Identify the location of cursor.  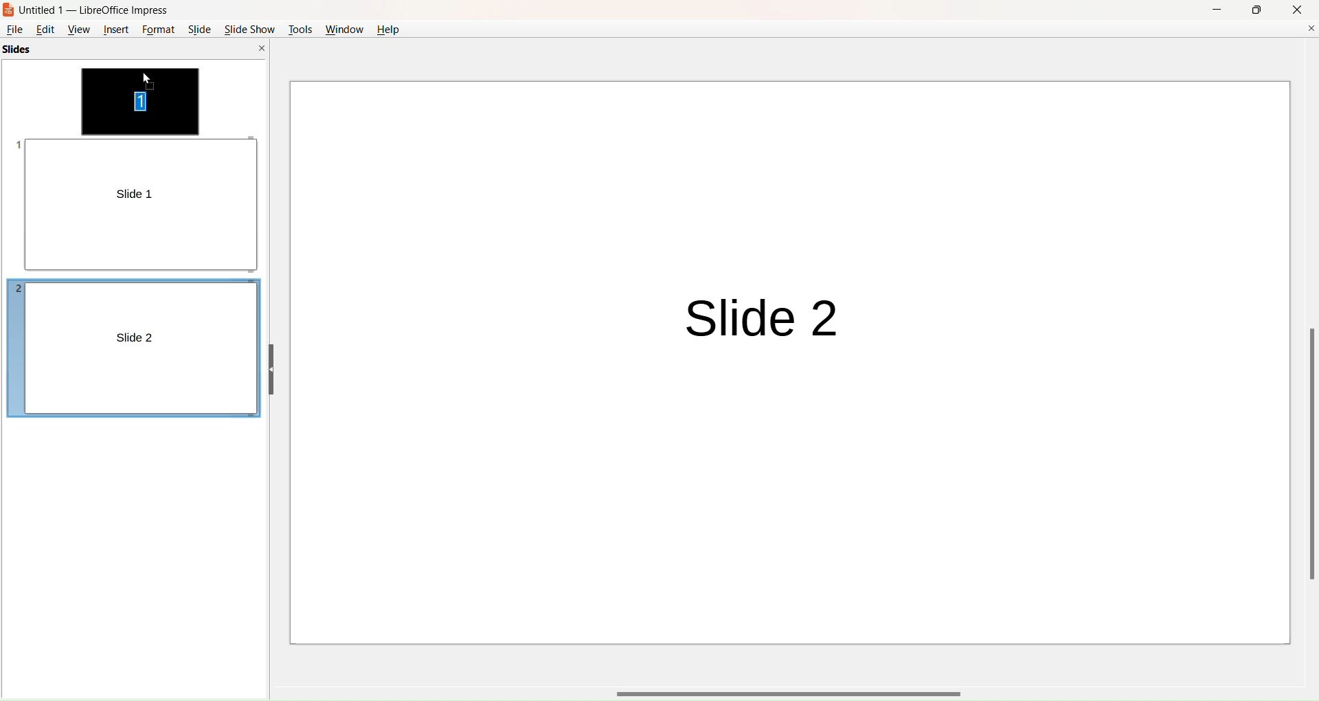
(148, 80).